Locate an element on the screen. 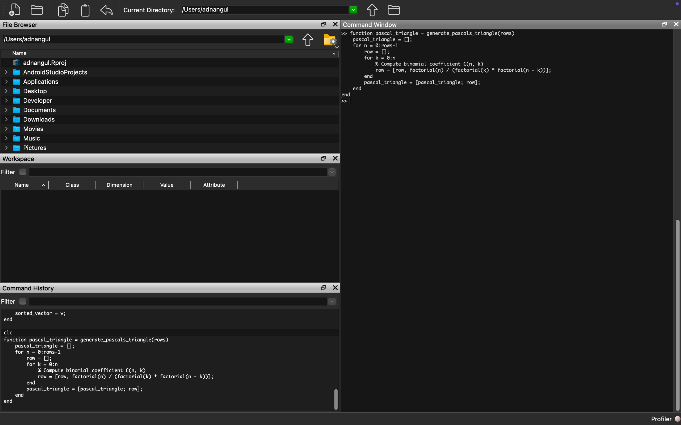 This screenshot has height=425, width=681. File Browser is located at coordinates (22, 25).